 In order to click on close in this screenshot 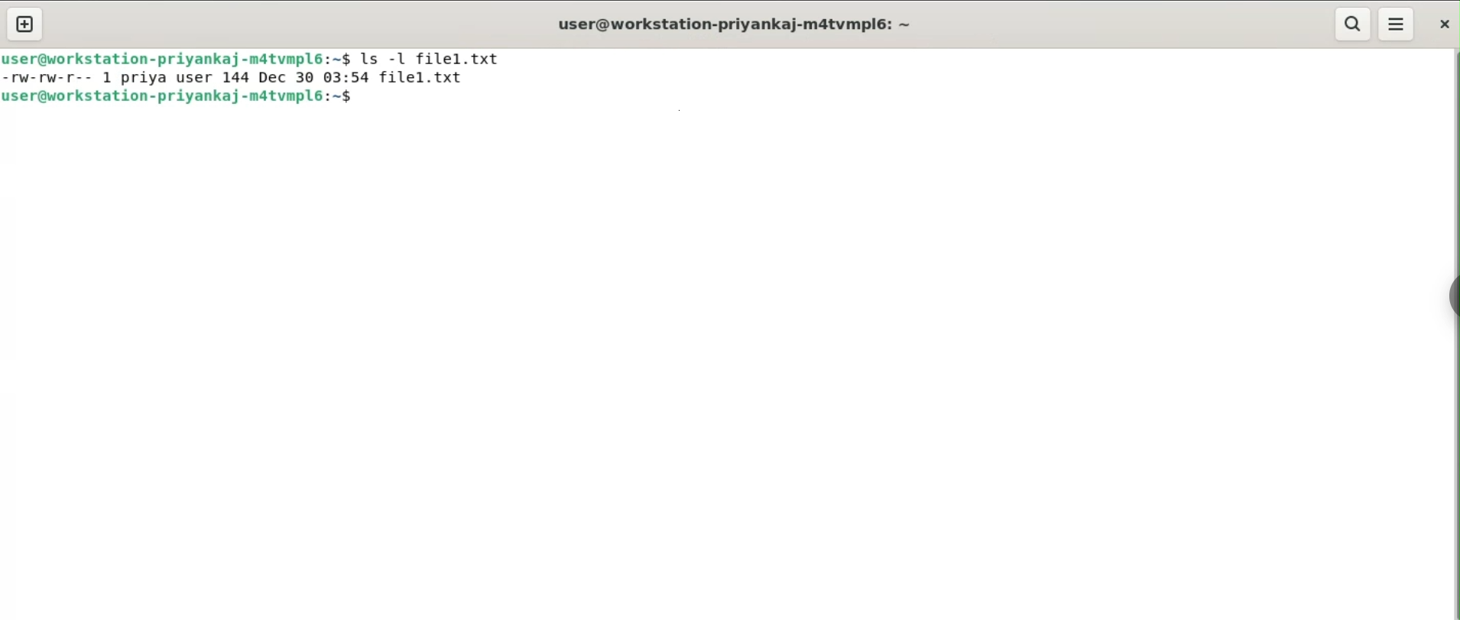, I will do `click(1446, 24)`.